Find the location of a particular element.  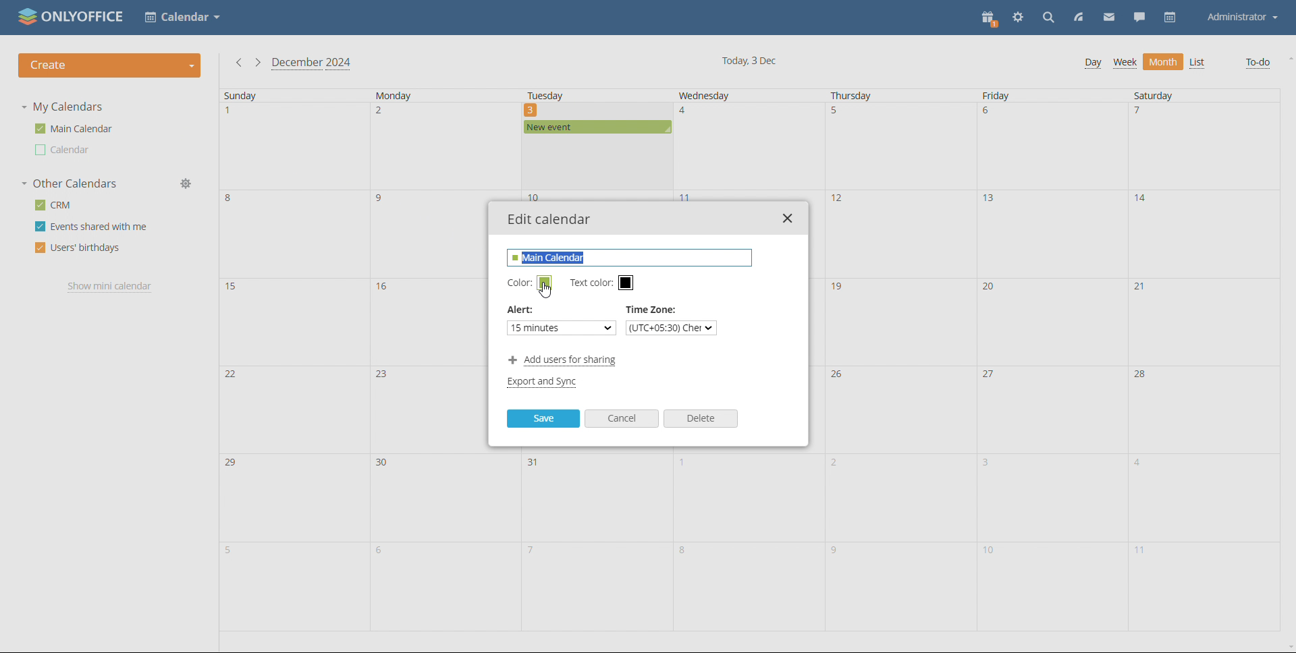

manage is located at coordinates (189, 183).